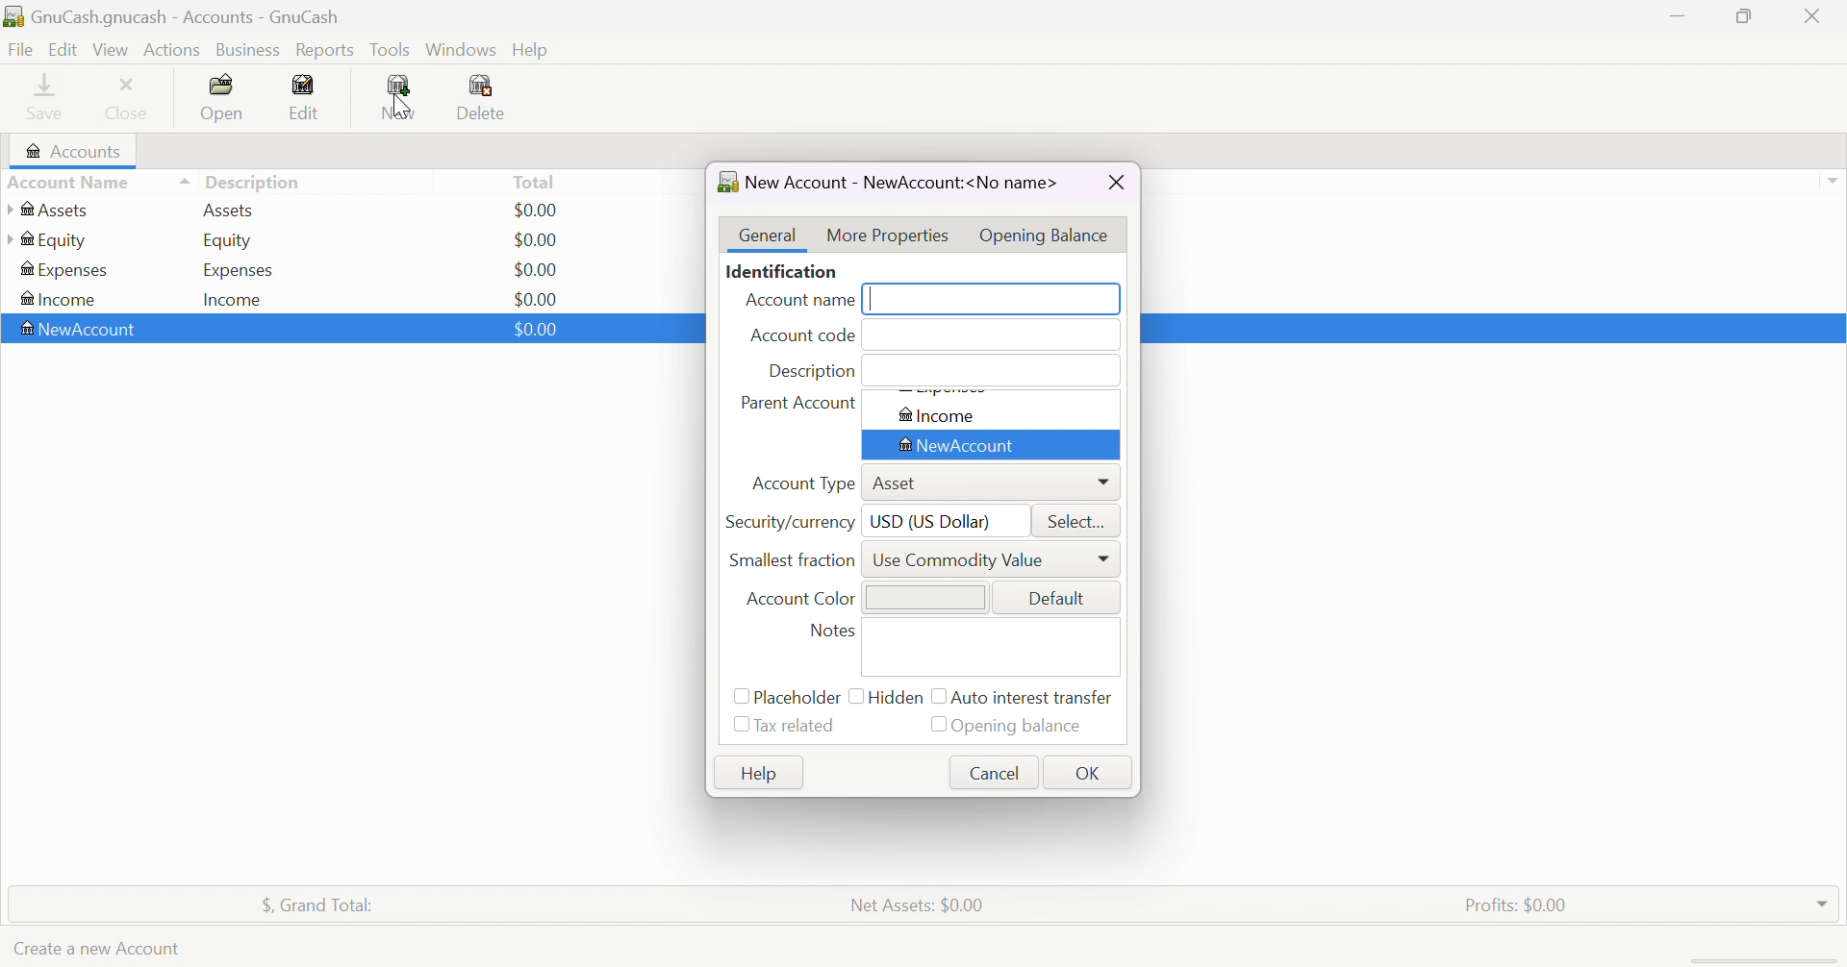 The width and height of the screenshot is (1847, 967). What do you see at coordinates (483, 99) in the screenshot?
I see `Delete` at bounding box center [483, 99].